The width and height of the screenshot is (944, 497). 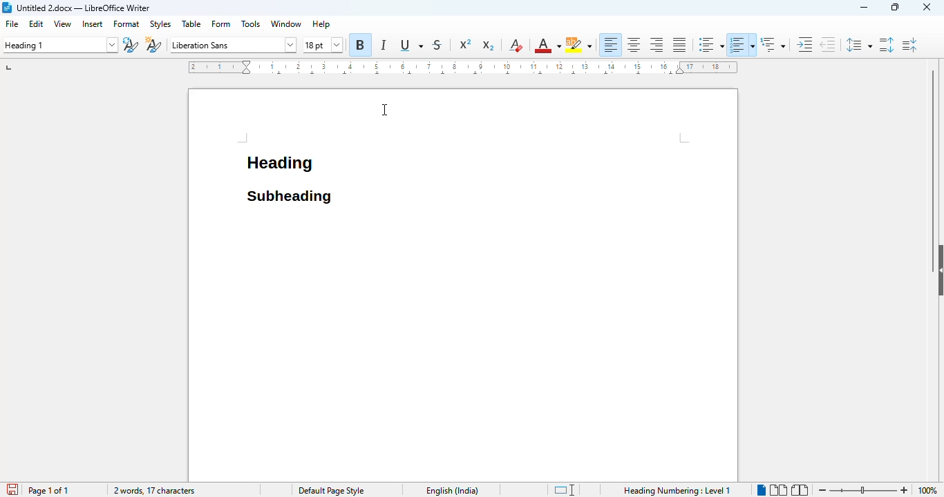 What do you see at coordinates (330, 490) in the screenshot?
I see `page style` at bounding box center [330, 490].